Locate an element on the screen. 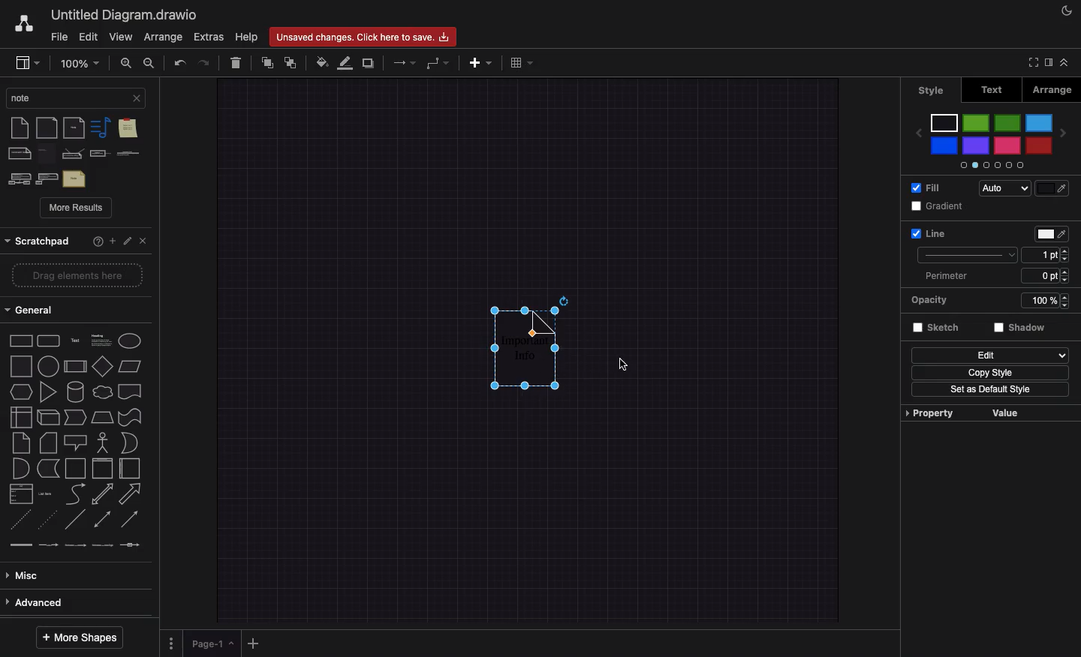  pink is located at coordinates (1006, 146).